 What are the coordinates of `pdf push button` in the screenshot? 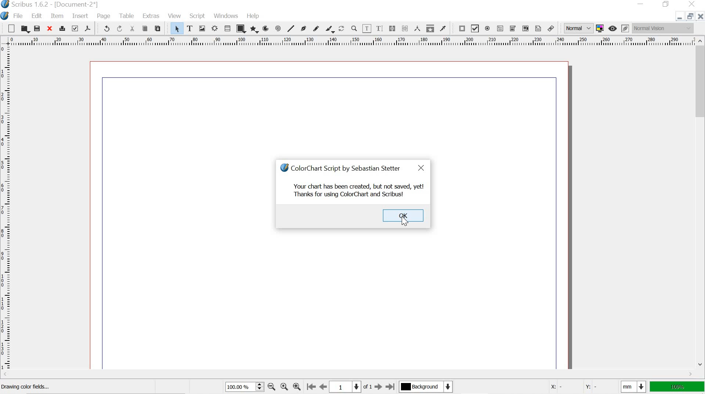 It's located at (460, 28).